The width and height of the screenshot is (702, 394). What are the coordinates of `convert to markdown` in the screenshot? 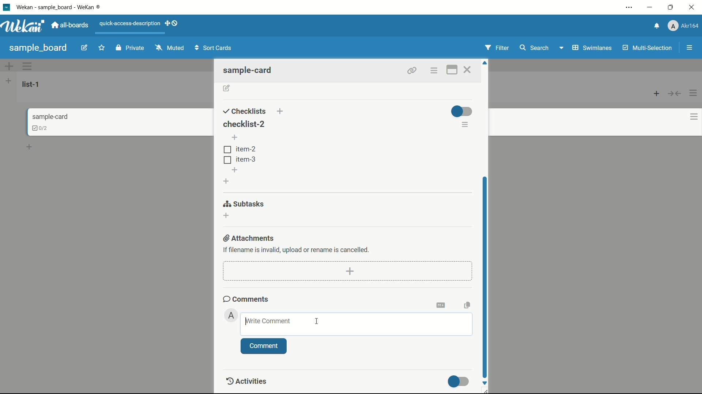 It's located at (442, 304).